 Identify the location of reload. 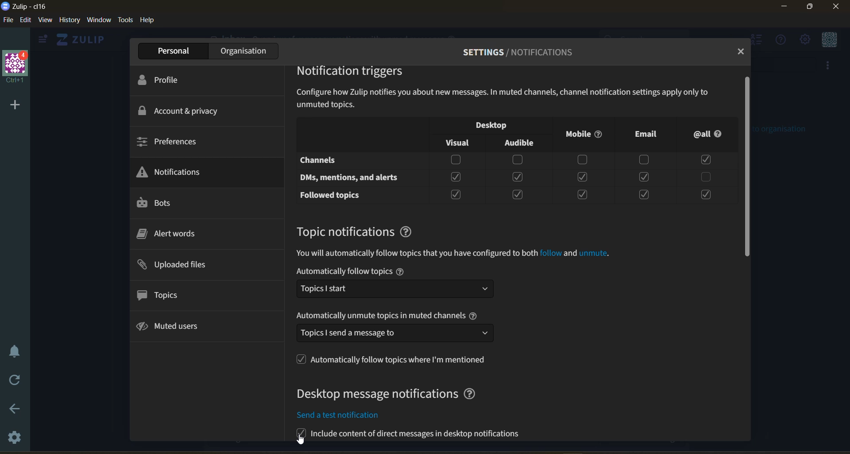
(16, 381).